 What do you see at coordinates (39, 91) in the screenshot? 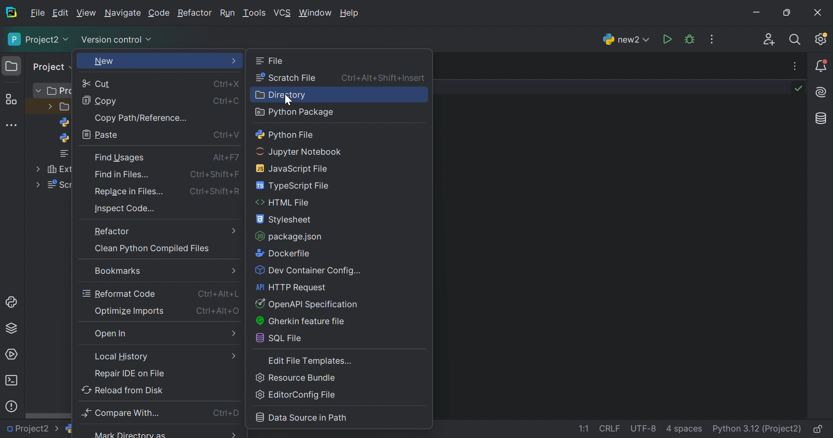
I see `More` at bounding box center [39, 91].